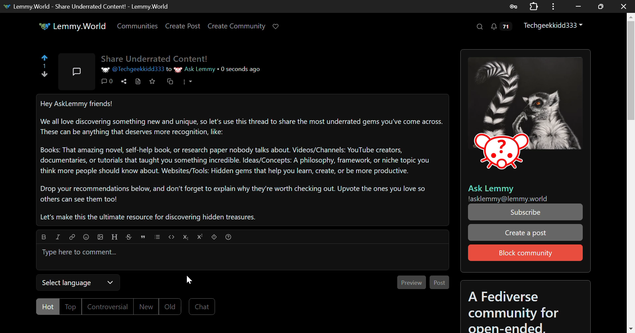 The image size is (635, 333). I want to click on Link, so click(72, 237).